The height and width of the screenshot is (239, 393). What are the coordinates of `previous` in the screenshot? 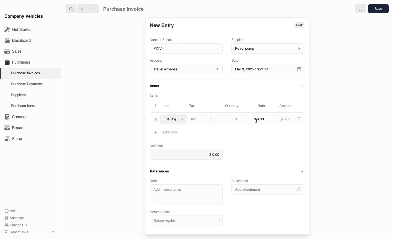 It's located at (82, 8).